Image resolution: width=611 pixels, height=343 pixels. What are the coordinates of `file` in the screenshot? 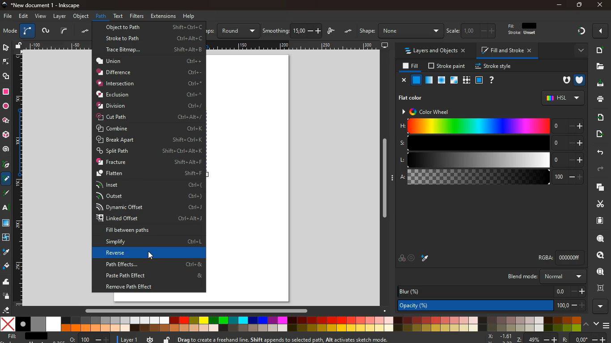 It's located at (8, 17).